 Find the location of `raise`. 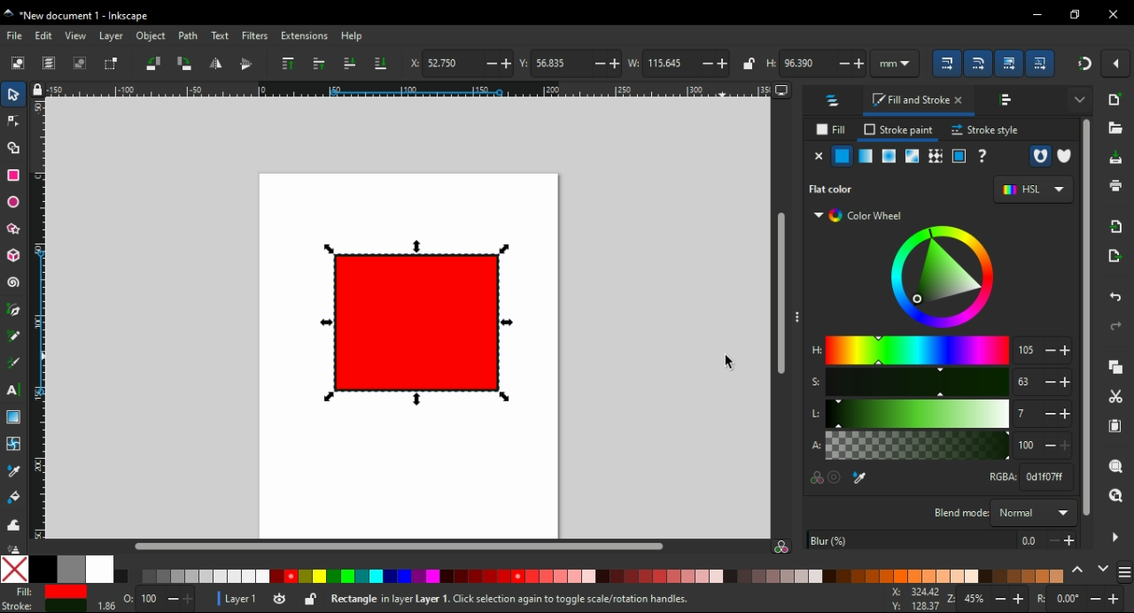

raise is located at coordinates (319, 64).